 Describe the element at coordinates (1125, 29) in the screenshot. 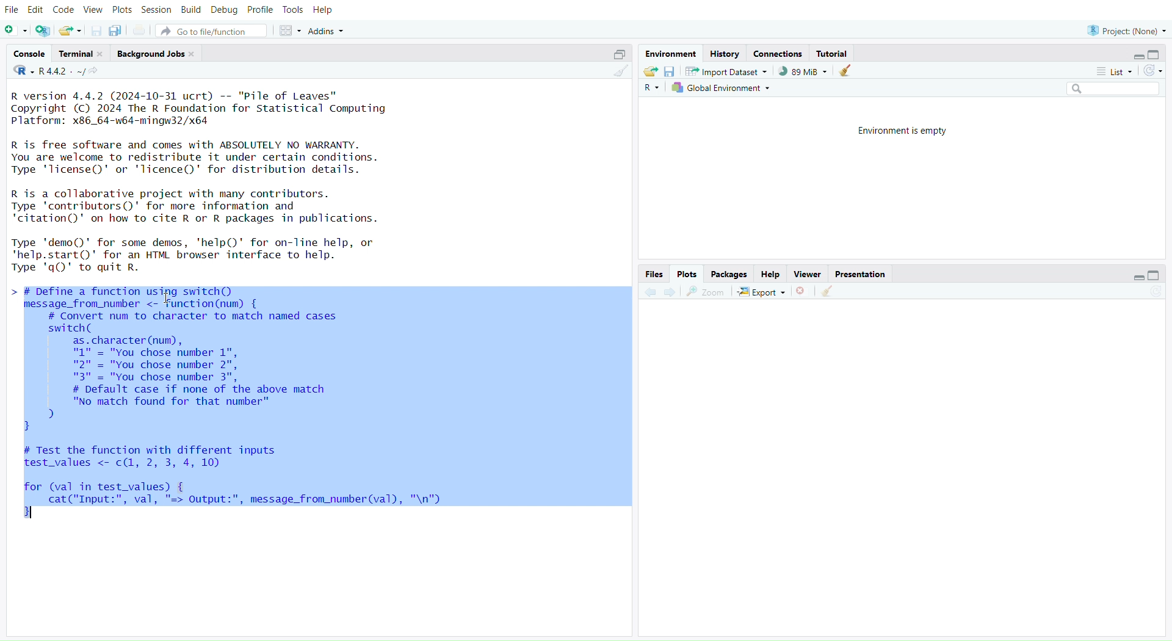

I see `Project (Note)` at that location.